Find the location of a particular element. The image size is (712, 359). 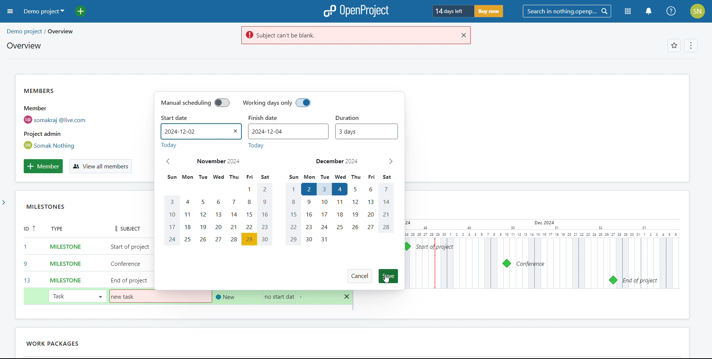

start date selected is located at coordinates (309, 189).